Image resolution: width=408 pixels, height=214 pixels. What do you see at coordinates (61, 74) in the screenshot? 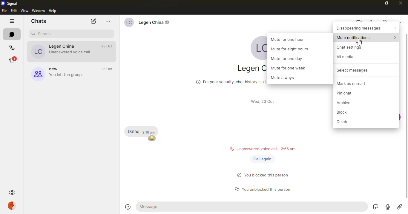
I see `group` at bounding box center [61, 74].